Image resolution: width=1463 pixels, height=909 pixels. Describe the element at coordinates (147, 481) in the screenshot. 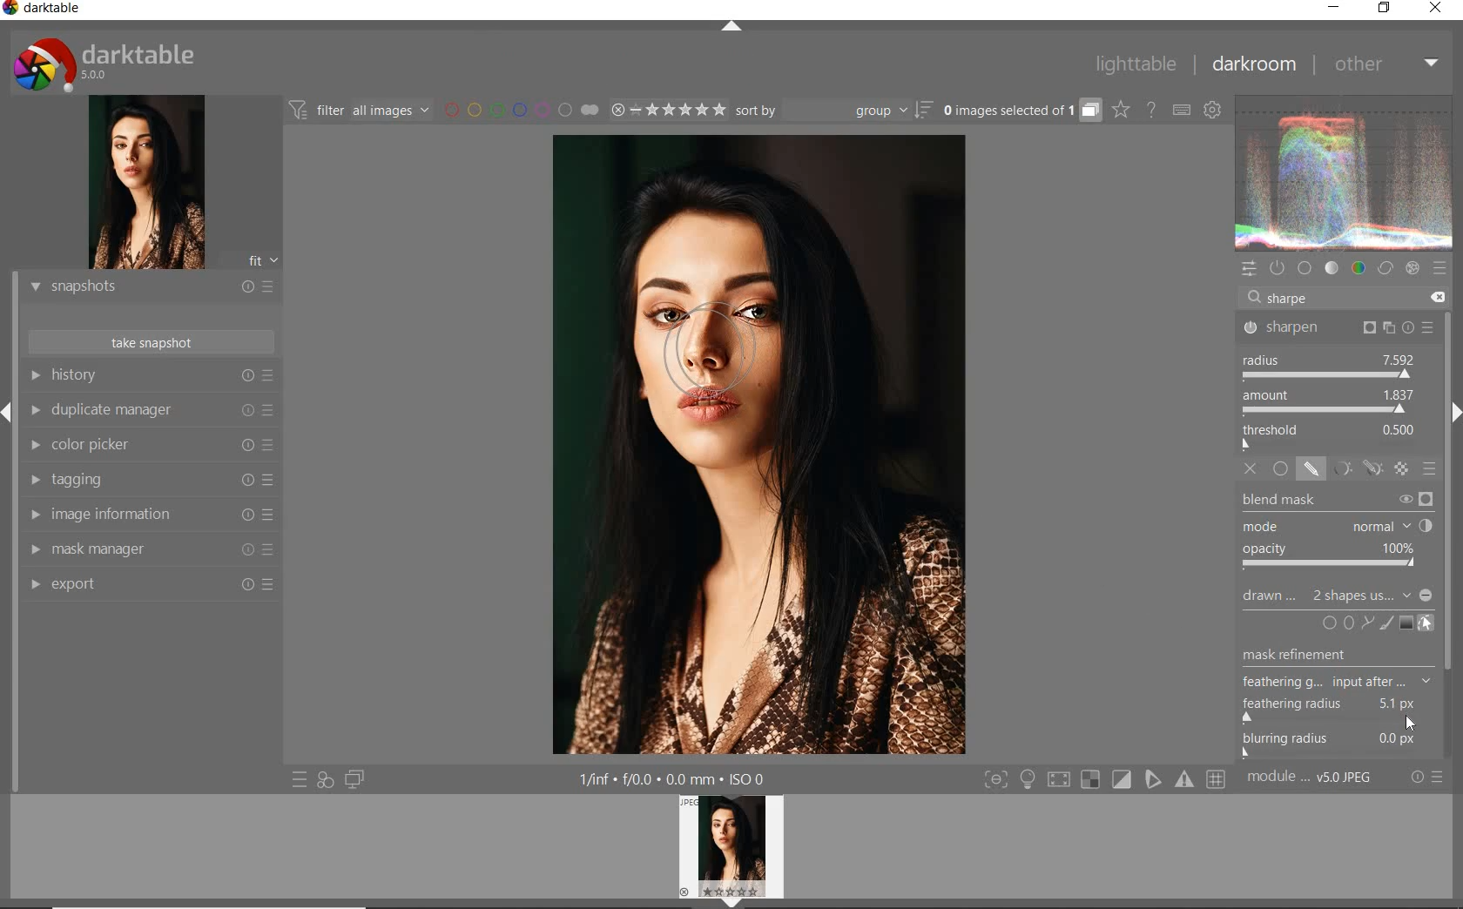

I see `TAGGING` at that location.